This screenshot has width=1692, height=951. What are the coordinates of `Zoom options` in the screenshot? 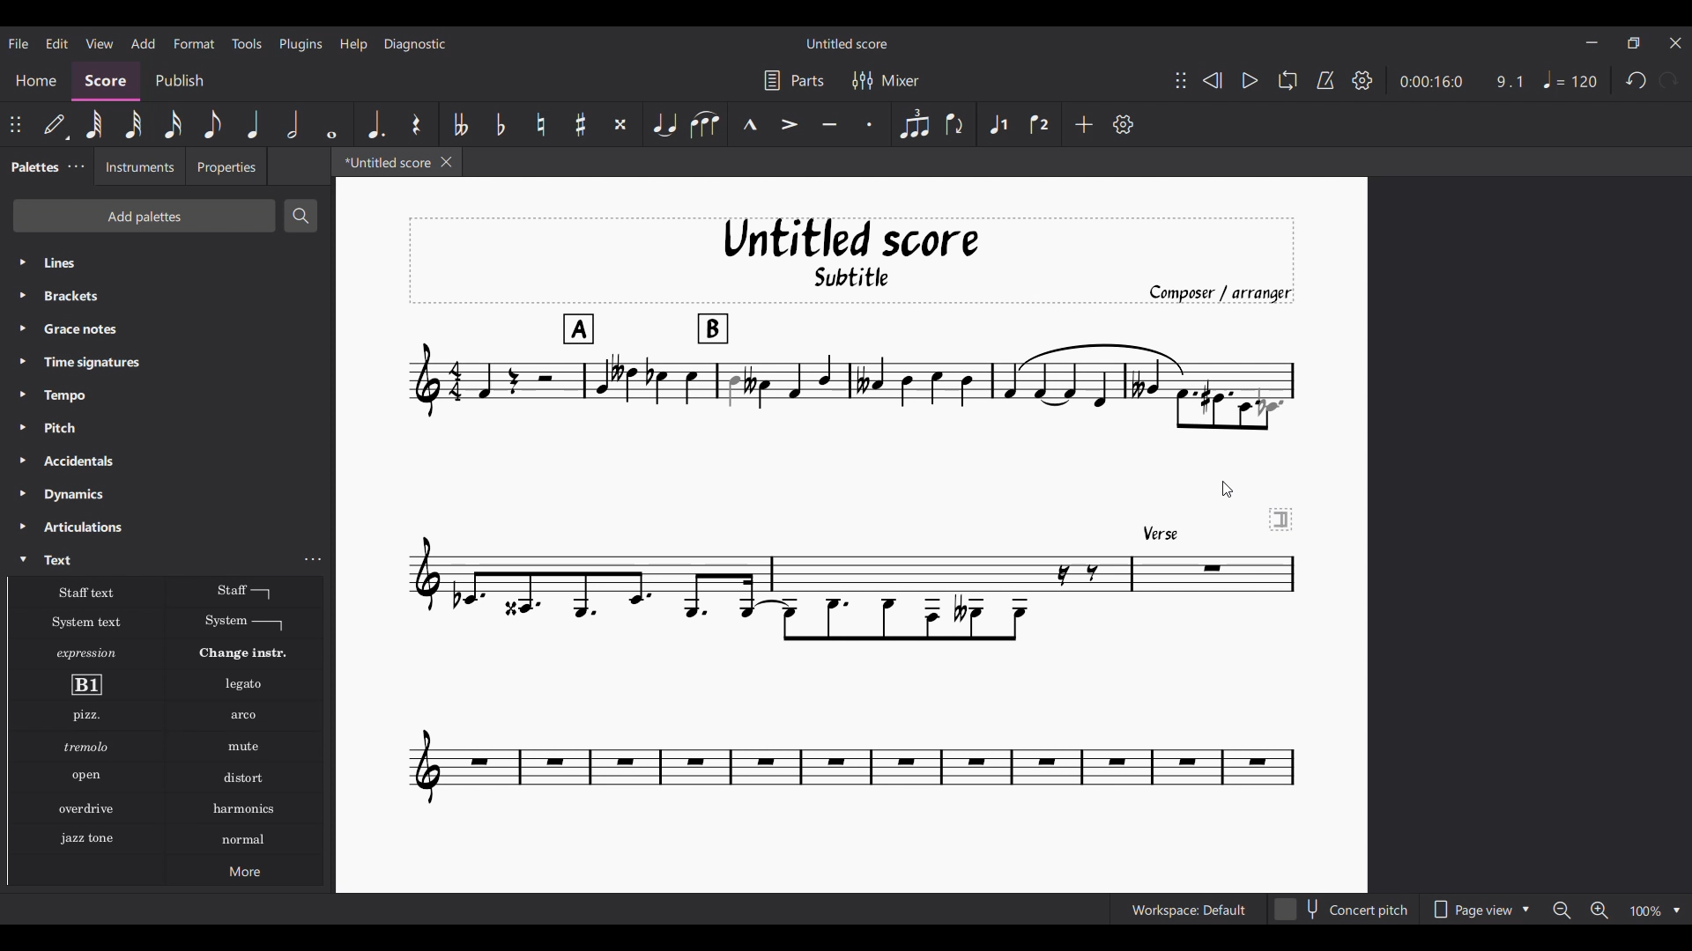 It's located at (1656, 910).